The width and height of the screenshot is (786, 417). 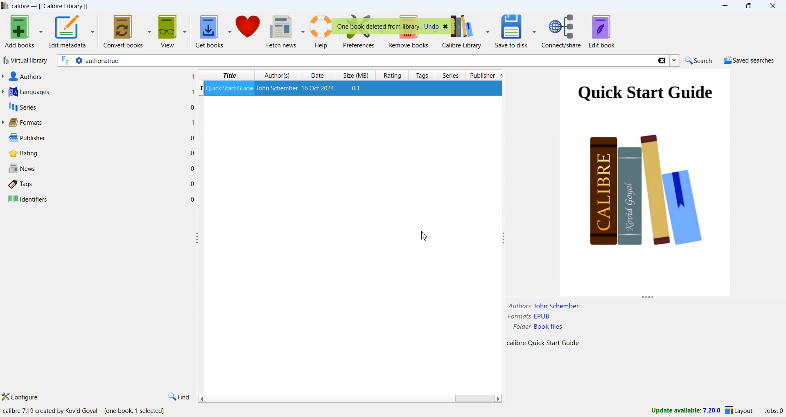 I want to click on fetch news, so click(x=287, y=33).